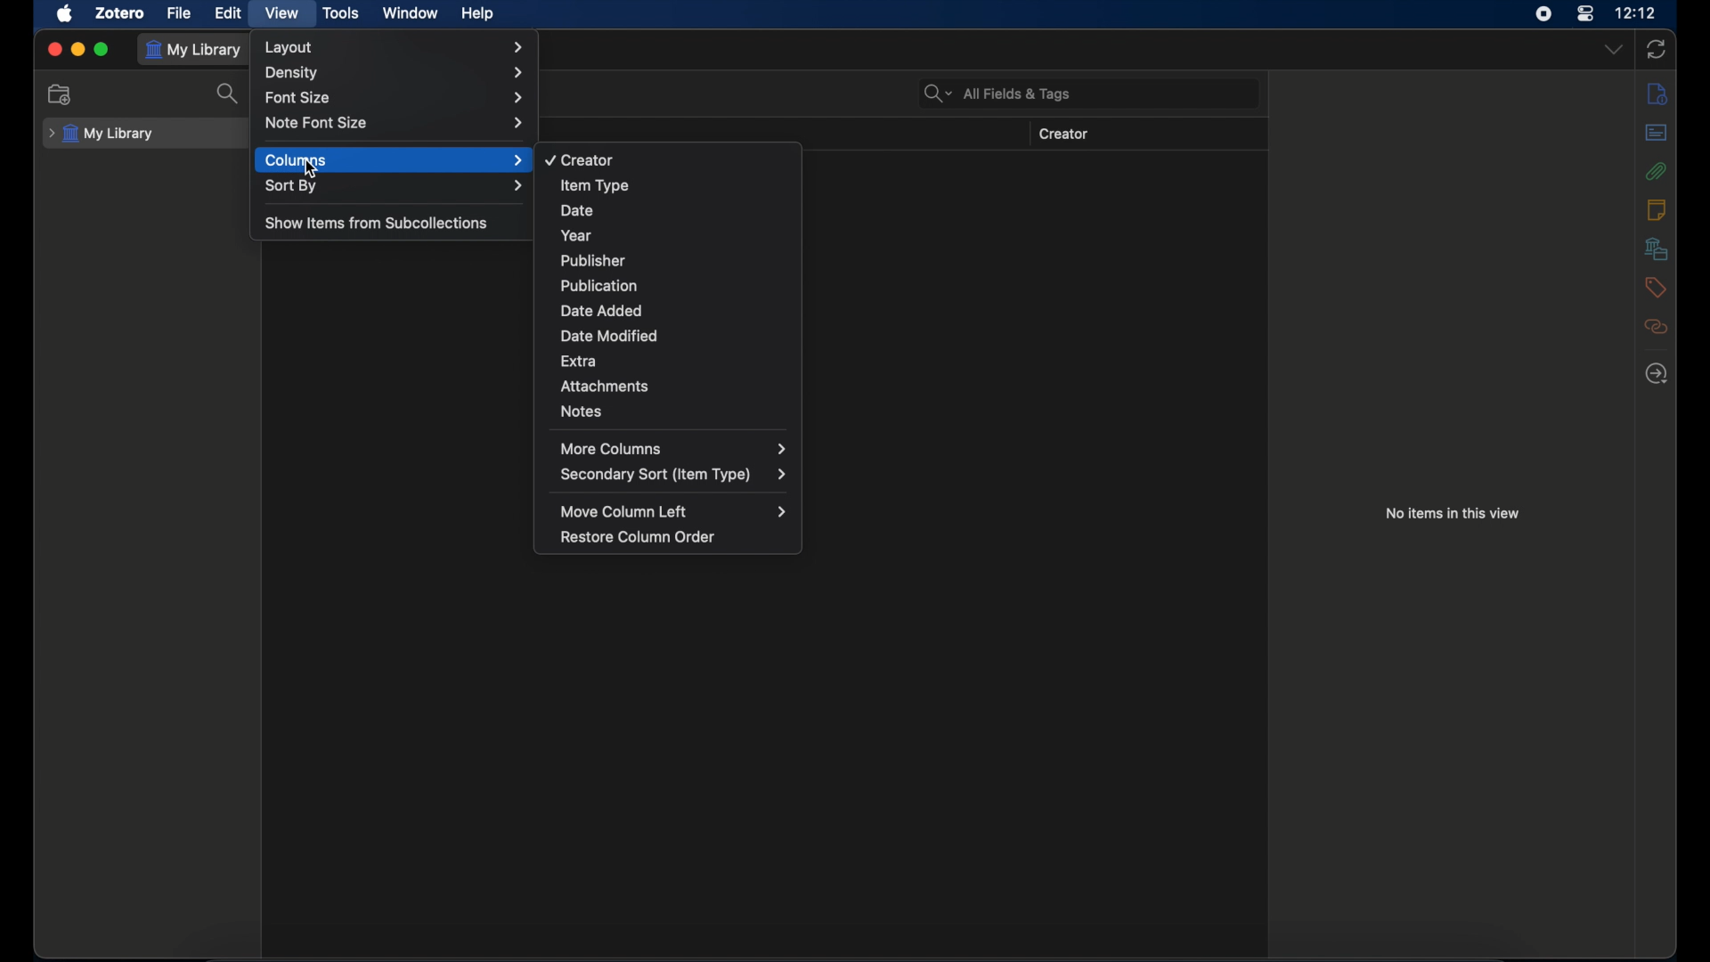 Image resolution: width=1710 pixels, height=962 pixels. I want to click on move column left, so click(674, 511).